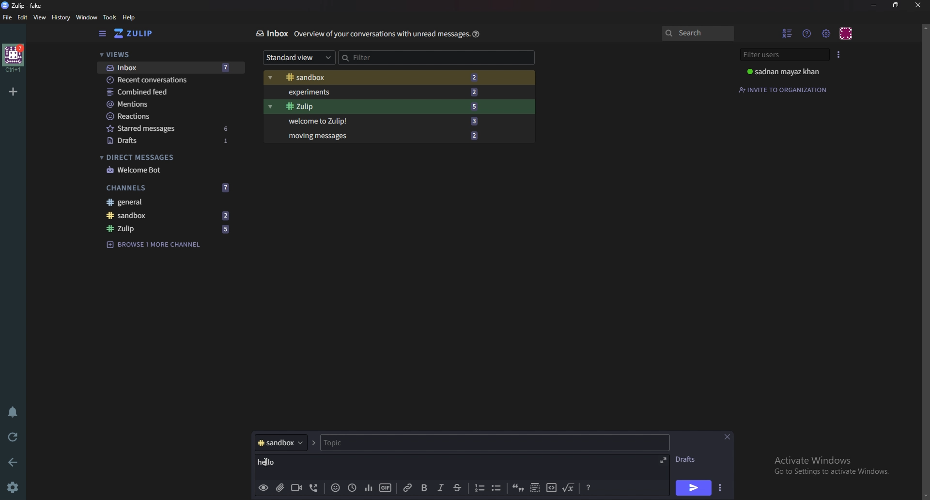  What do you see at coordinates (787, 55) in the screenshot?
I see `Filter users` at bounding box center [787, 55].